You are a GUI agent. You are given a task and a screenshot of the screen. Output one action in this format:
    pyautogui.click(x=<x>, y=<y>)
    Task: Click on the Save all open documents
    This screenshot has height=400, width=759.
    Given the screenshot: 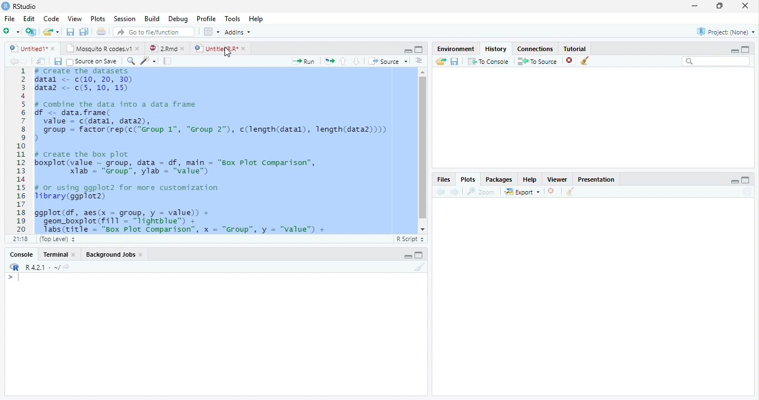 What is the action you would take?
    pyautogui.click(x=84, y=31)
    